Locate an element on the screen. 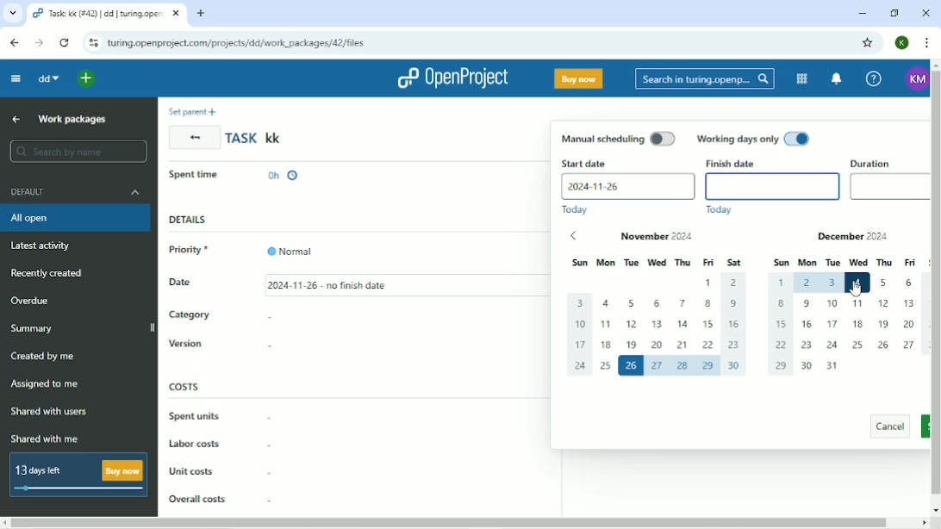  sun mon tue wed thu fri sat is located at coordinates (657, 261).